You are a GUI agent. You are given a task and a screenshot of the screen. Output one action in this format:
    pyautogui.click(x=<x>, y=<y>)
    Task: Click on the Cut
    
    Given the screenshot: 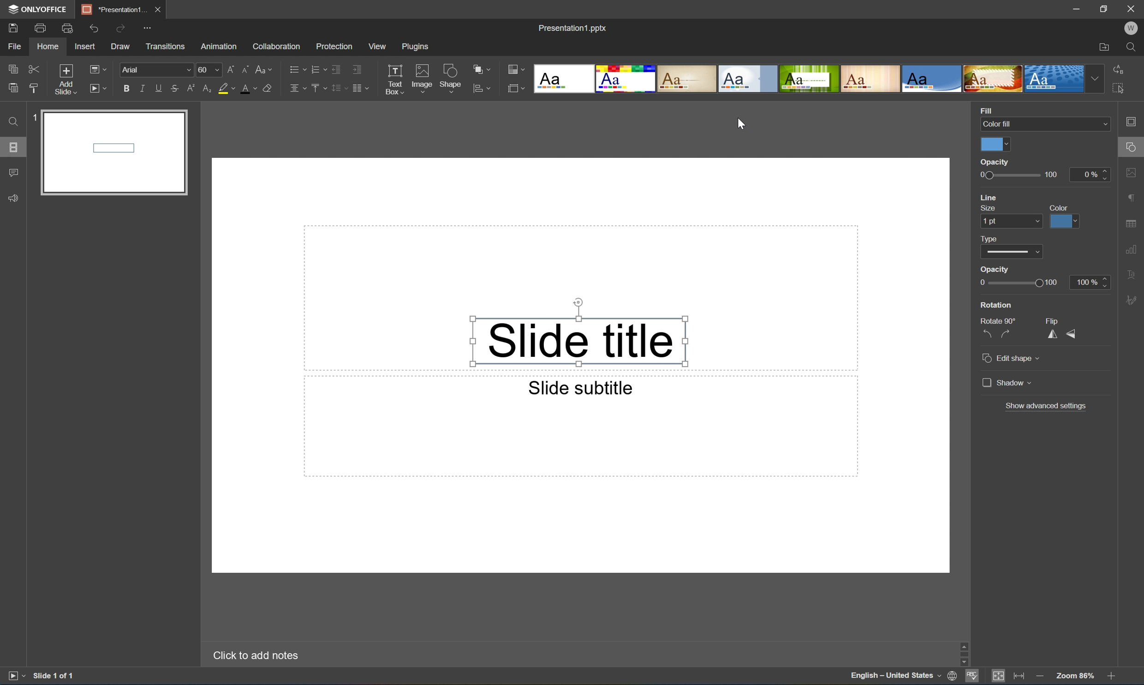 What is the action you would take?
    pyautogui.click(x=33, y=68)
    